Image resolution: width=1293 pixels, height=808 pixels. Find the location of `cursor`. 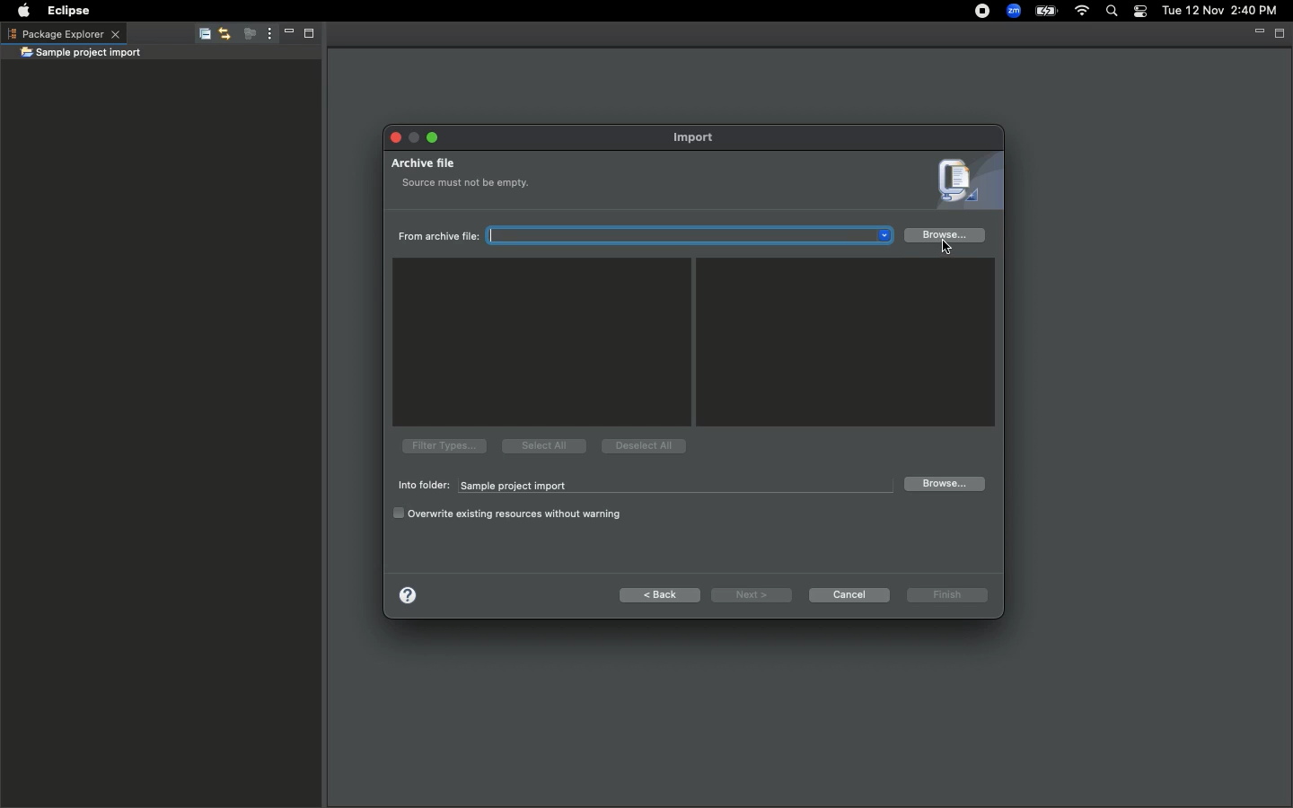

cursor is located at coordinates (934, 248).